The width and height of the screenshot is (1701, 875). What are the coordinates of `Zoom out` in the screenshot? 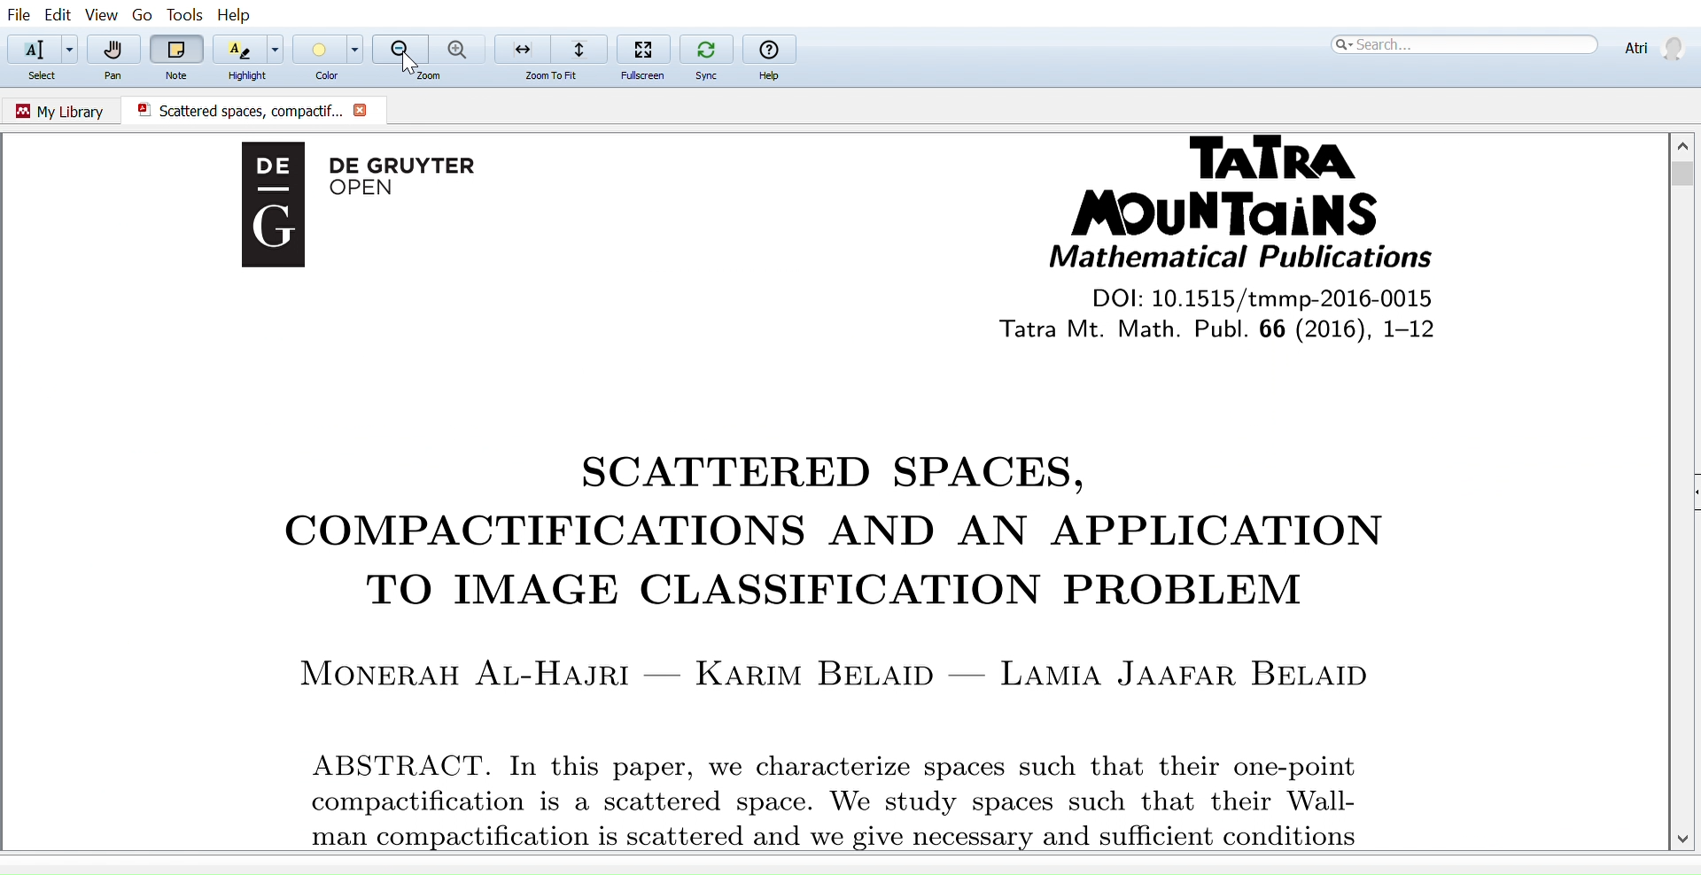 It's located at (400, 47).